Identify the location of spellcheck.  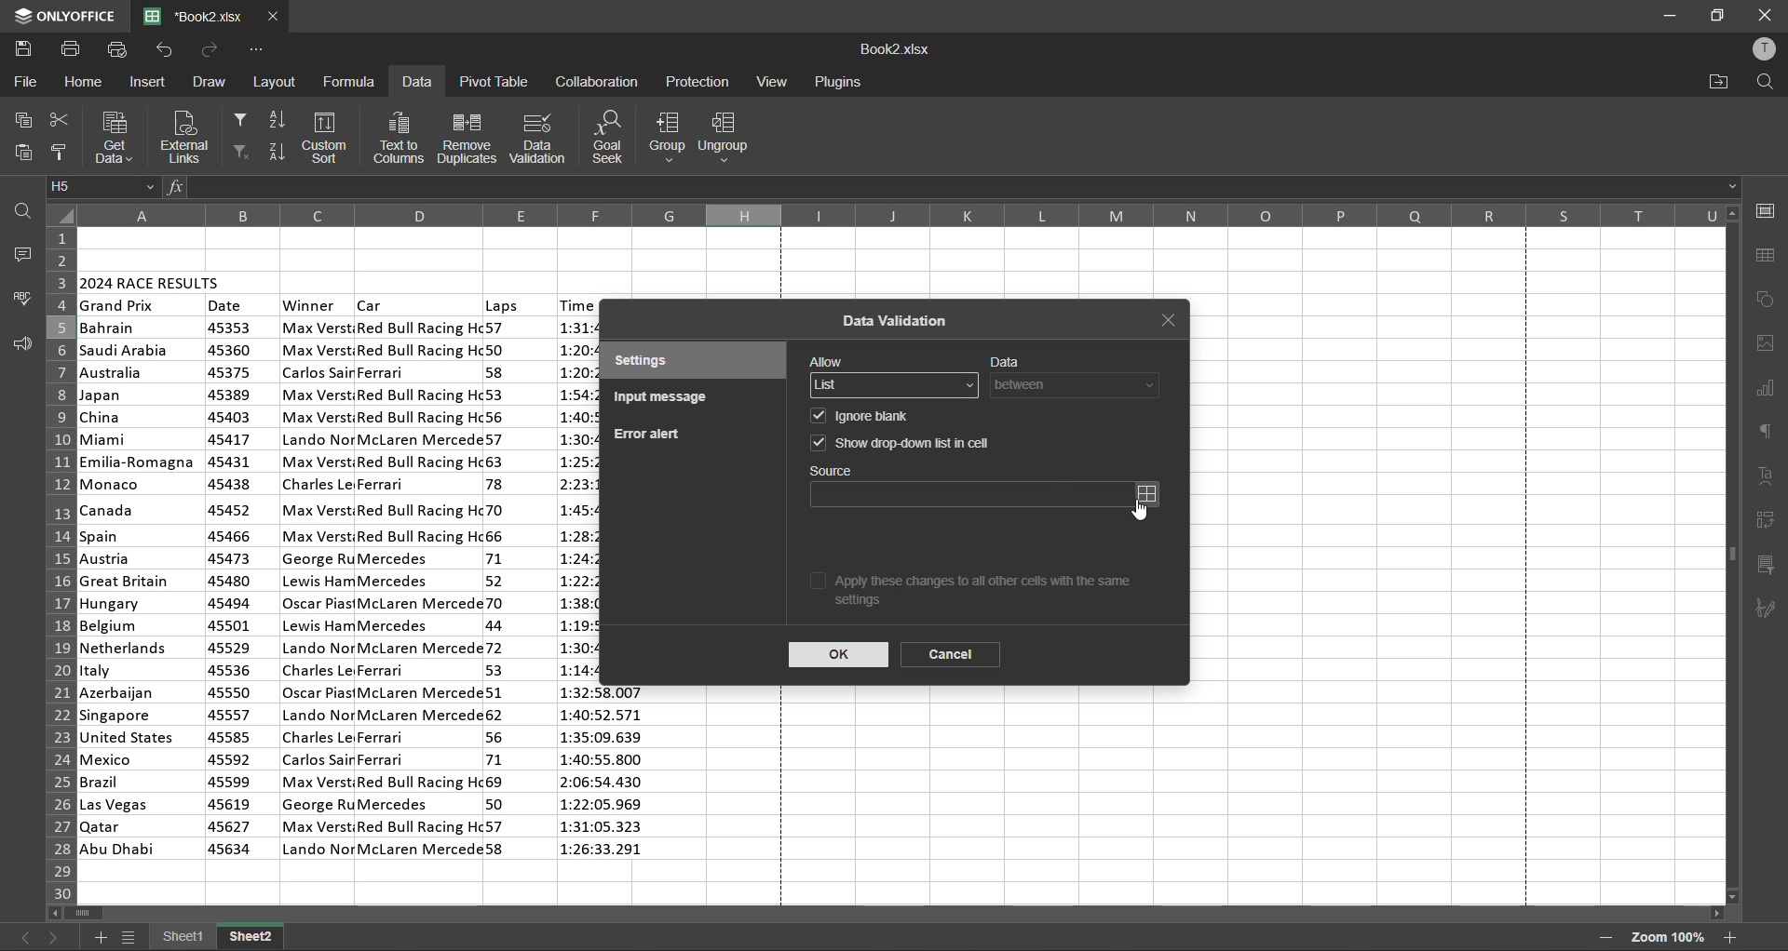
(23, 298).